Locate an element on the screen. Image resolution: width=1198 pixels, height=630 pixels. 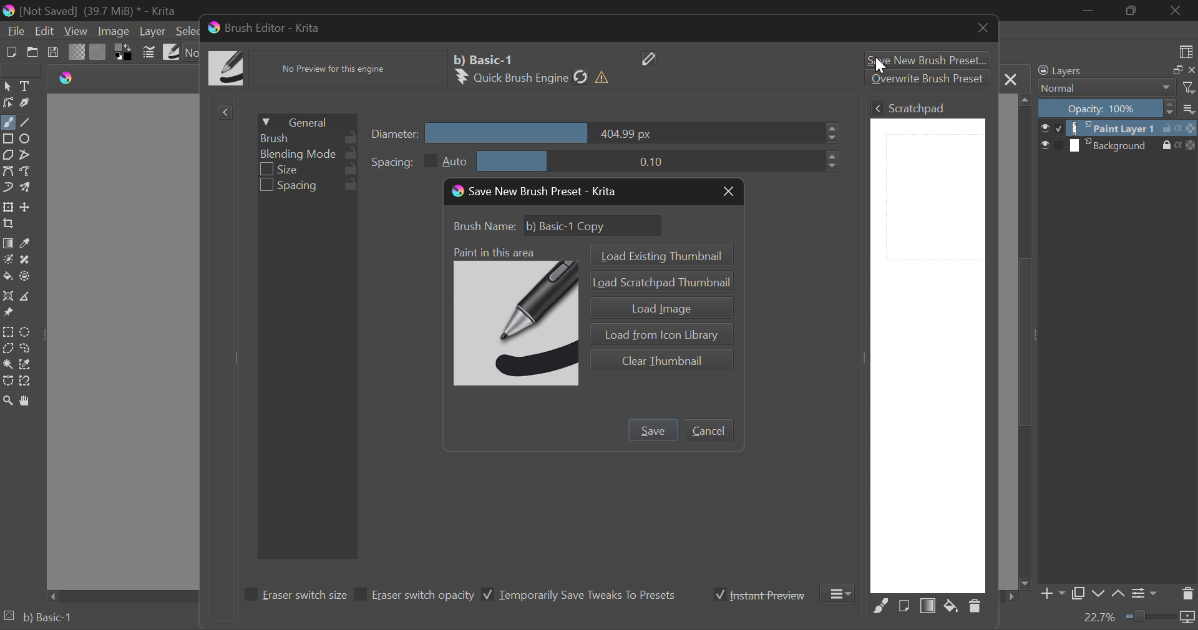
Load Scratchpad Thumbnail is located at coordinates (661, 282).